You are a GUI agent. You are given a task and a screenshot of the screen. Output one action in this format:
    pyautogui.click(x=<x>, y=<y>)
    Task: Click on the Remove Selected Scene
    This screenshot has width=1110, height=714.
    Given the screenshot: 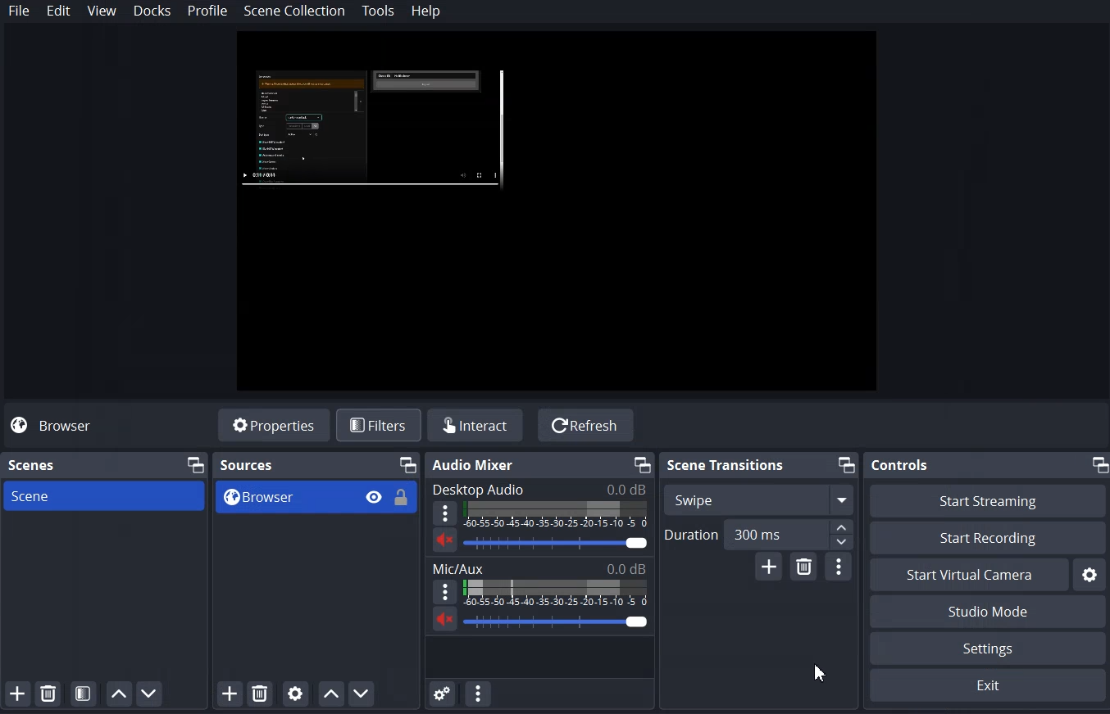 What is the action you would take?
    pyautogui.click(x=48, y=693)
    